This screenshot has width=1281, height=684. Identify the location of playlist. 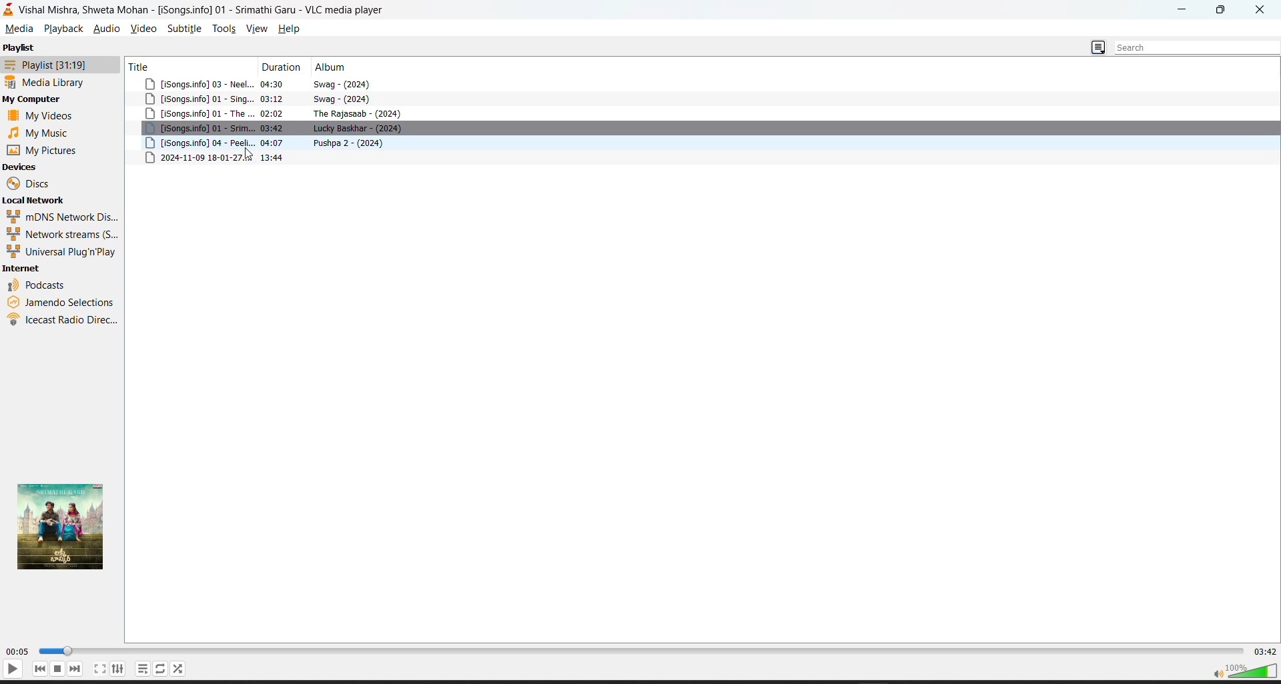
(21, 49).